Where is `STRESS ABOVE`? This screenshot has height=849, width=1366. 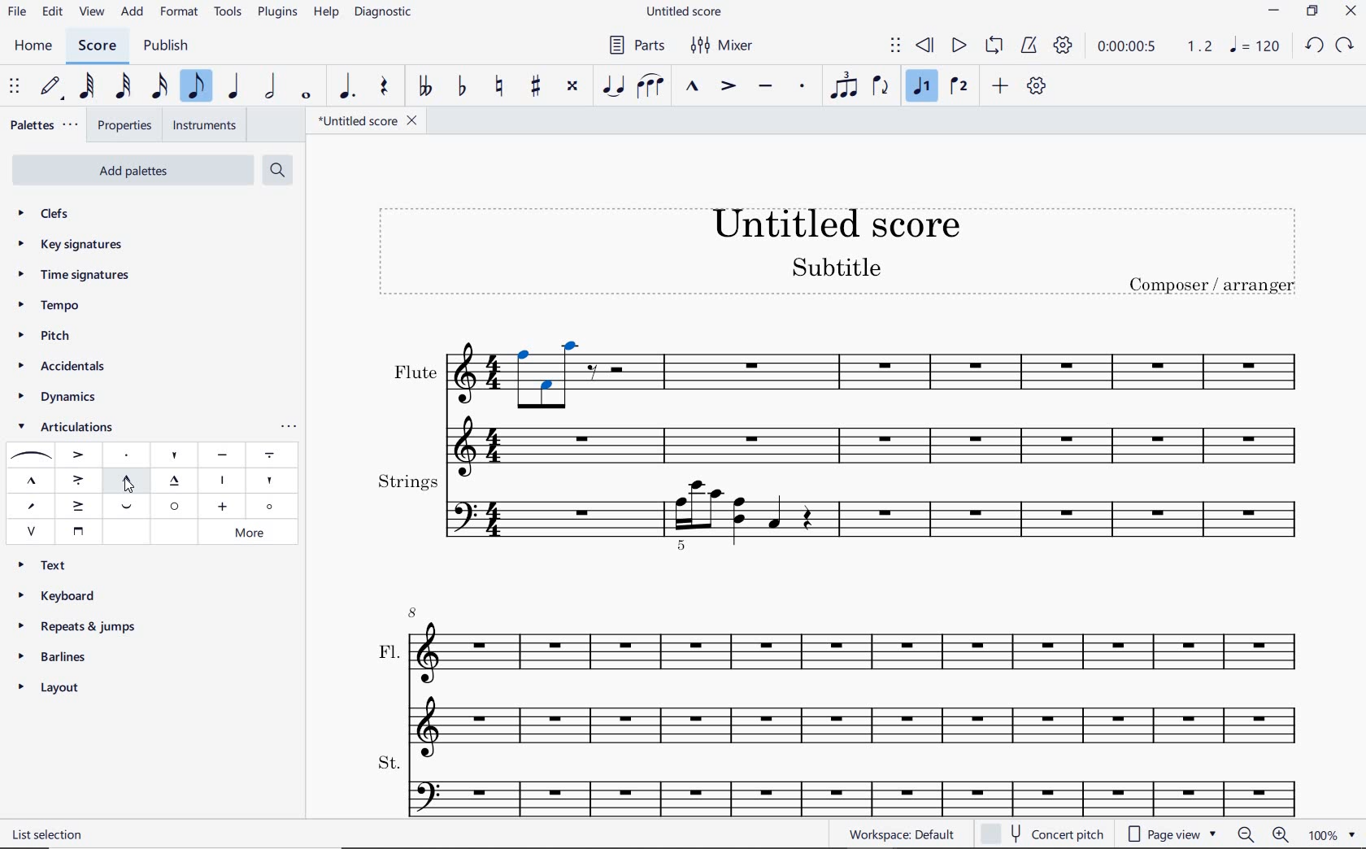
STRESS ABOVE is located at coordinates (30, 507).